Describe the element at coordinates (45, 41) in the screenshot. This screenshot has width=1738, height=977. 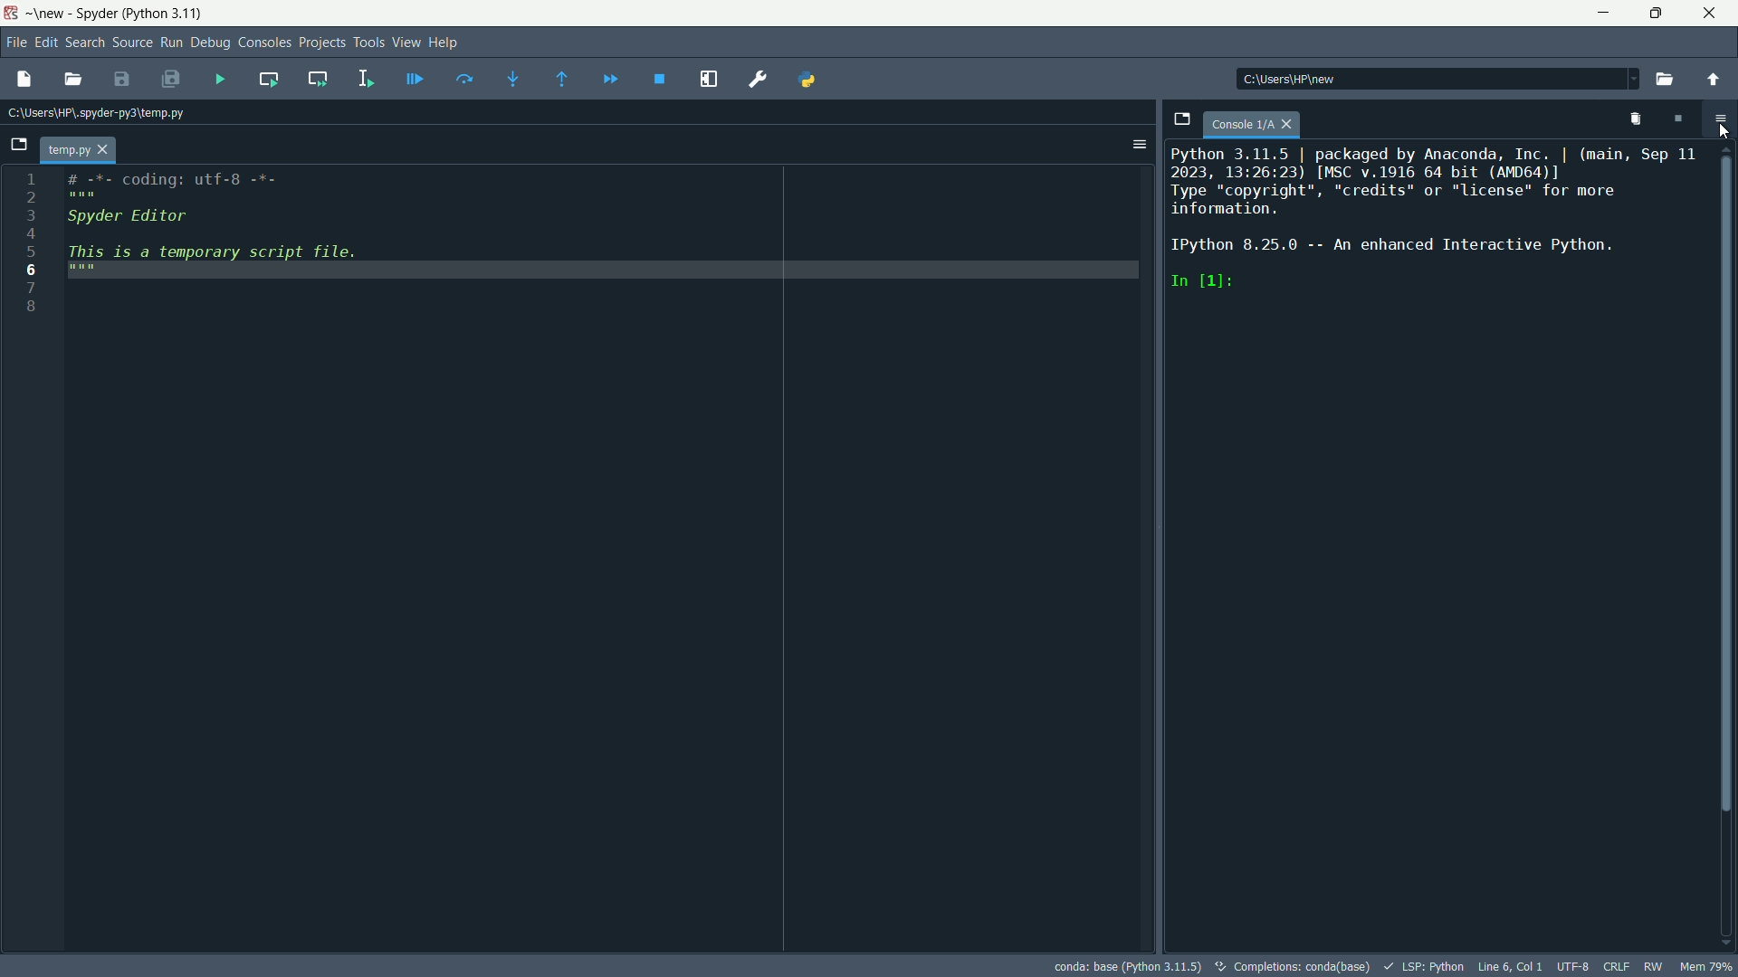
I see `edit menu` at that location.